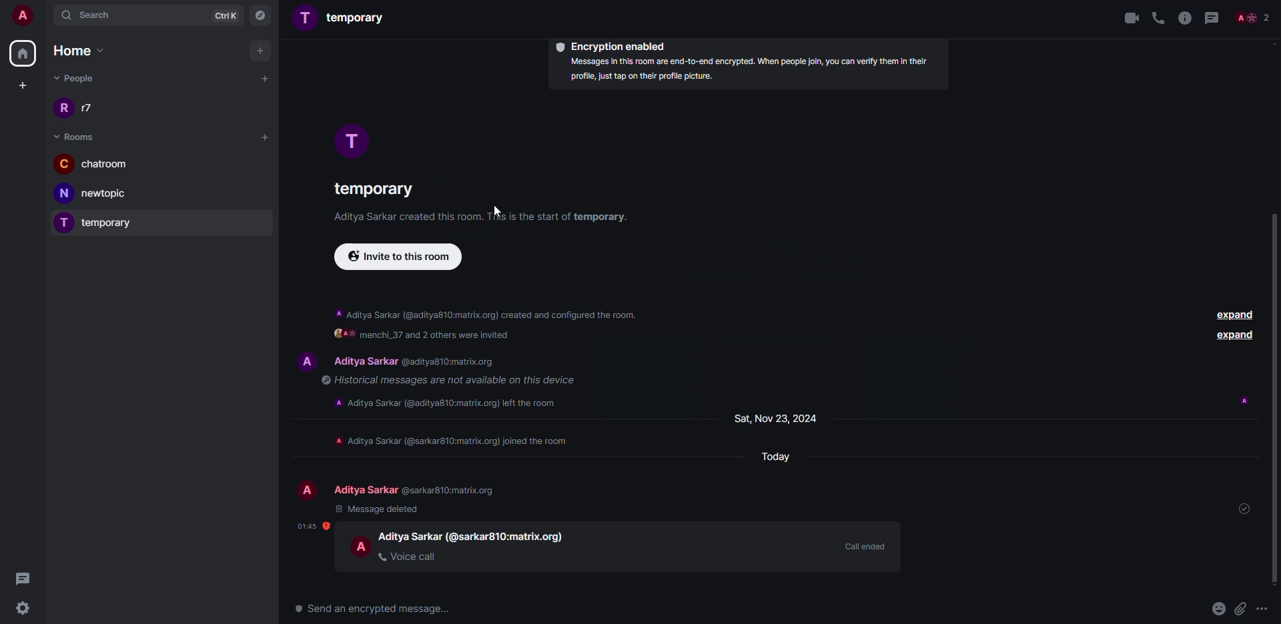  What do you see at coordinates (262, 17) in the screenshot?
I see `navigator` at bounding box center [262, 17].